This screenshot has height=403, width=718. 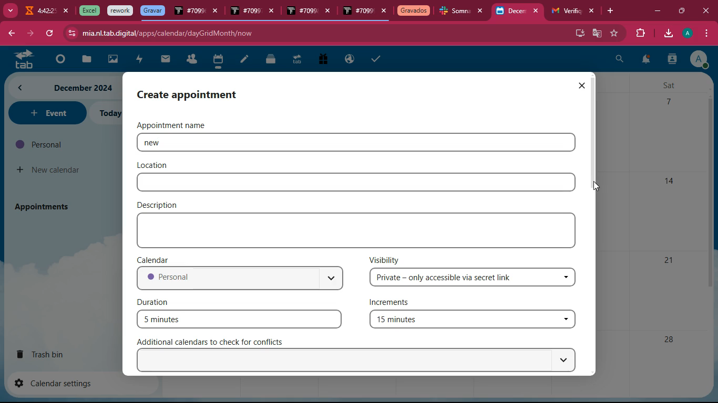 What do you see at coordinates (39, 12) in the screenshot?
I see `tab` at bounding box center [39, 12].